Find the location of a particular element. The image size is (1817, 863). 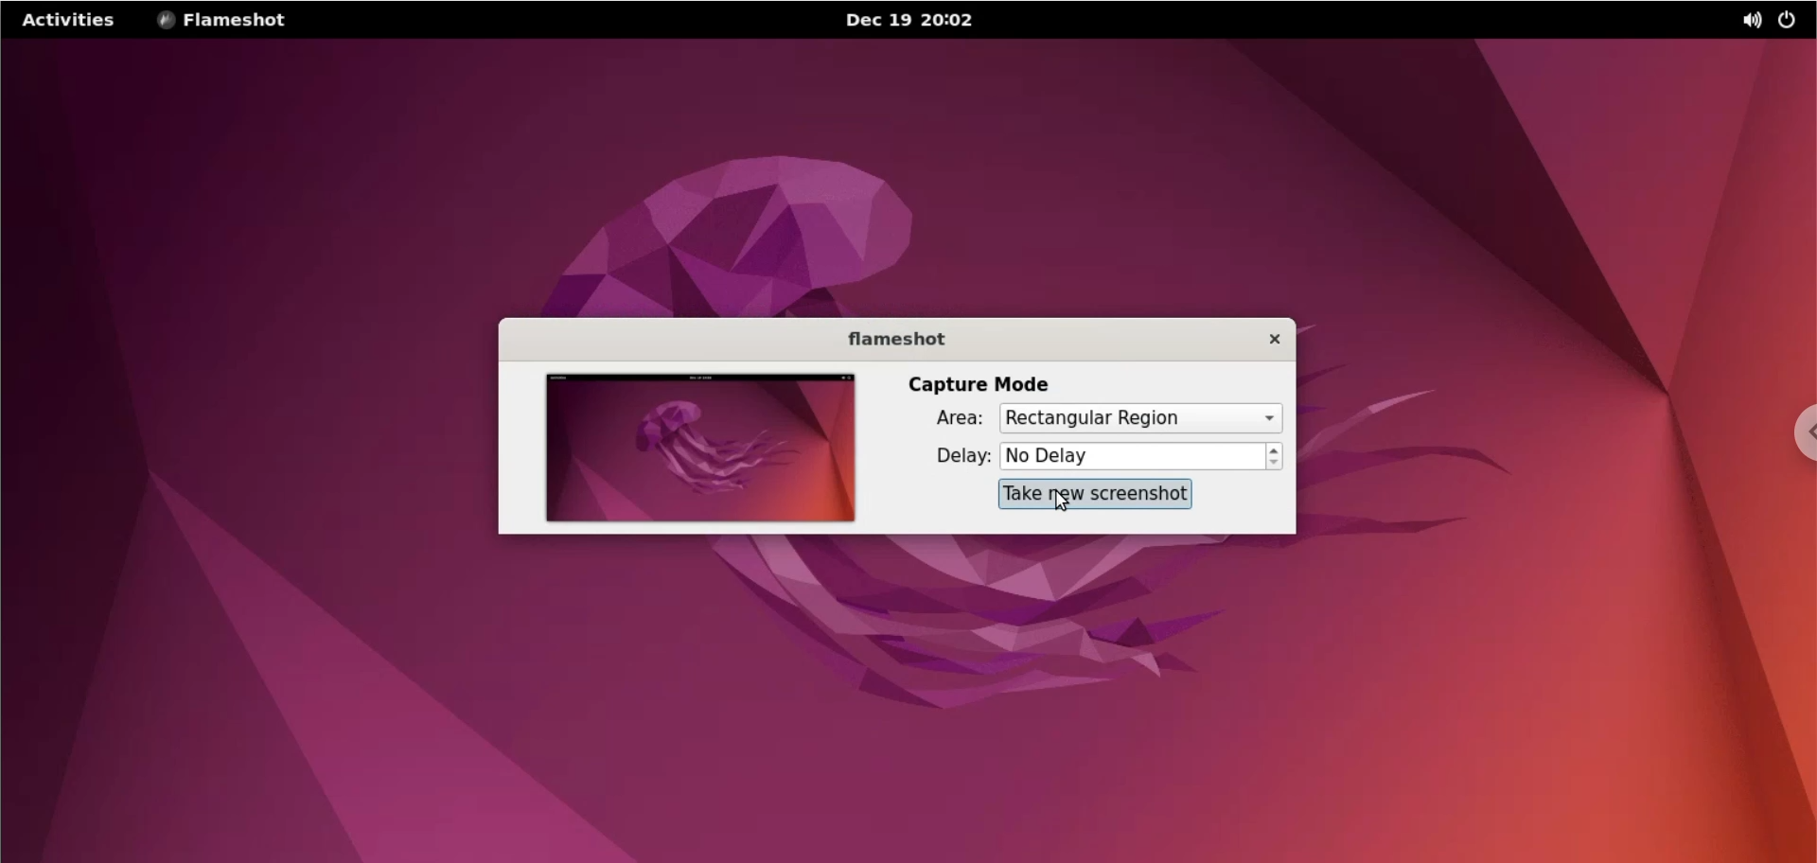

close is located at coordinates (1267, 341).